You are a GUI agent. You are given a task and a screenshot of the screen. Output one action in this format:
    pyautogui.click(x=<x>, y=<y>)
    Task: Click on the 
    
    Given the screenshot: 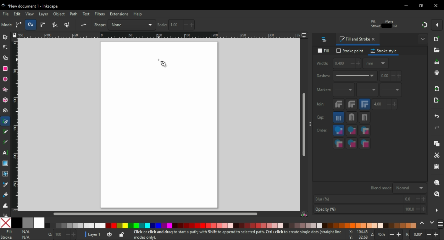 What is the action you would take?
    pyautogui.click(x=384, y=104)
    